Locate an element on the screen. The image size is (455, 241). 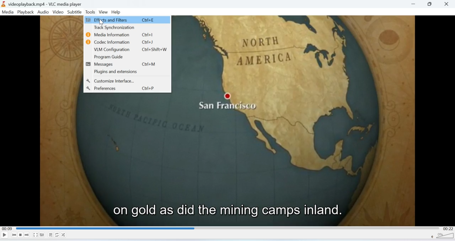
Shuffle is located at coordinates (64, 235).